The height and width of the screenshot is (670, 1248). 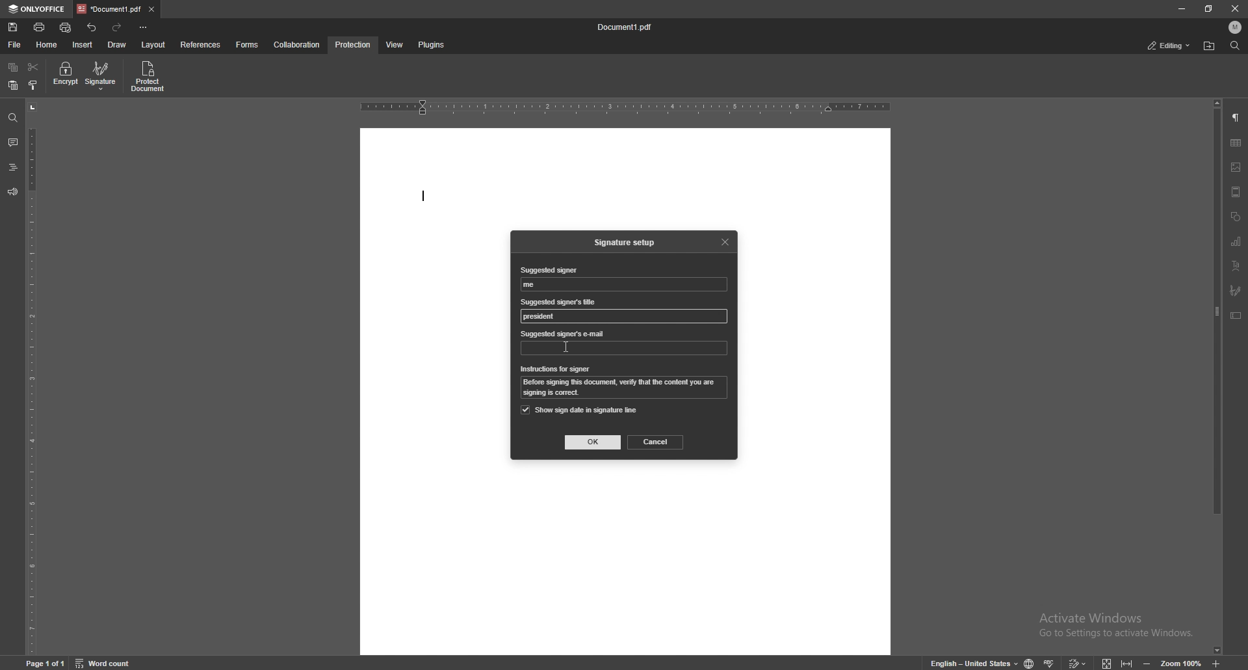 What do you see at coordinates (65, 75) in the screenshot?
I see `encrypt` at bounding box center [65, 75].